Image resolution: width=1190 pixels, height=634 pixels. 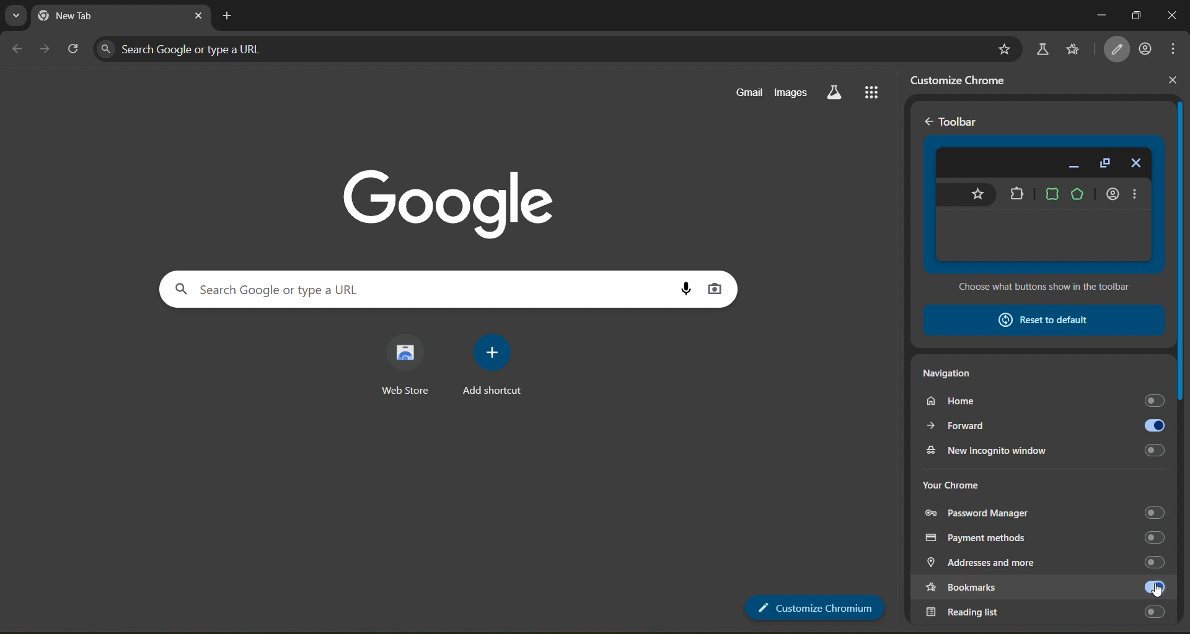 What do you see at coordinates (16, 48) in the screenshot?
I see `go back one page` at bounding box center [16, 48].